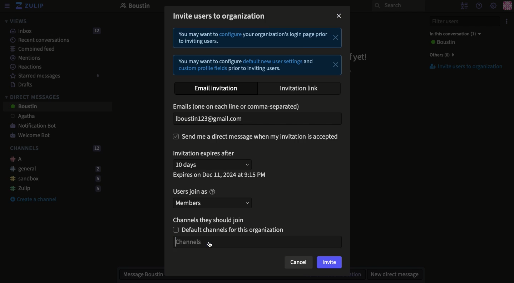 This screenshot has height=283, width=514. I want to click on Zulip, so click(53, 188).